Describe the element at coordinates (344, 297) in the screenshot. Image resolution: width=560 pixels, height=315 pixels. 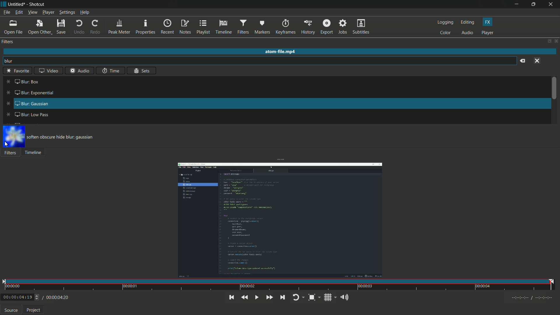
I see `show the volume control` at that location.